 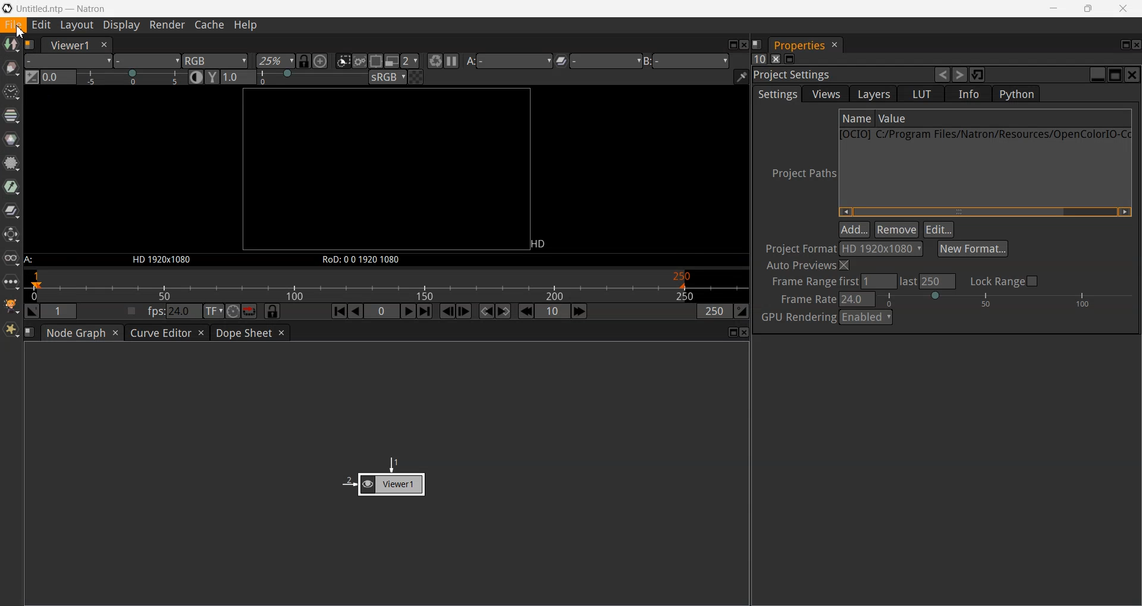 What do you see at coordinates (1052, 8) in the screenshot?
I see `Minimize` at bounding box center [1052, 8].